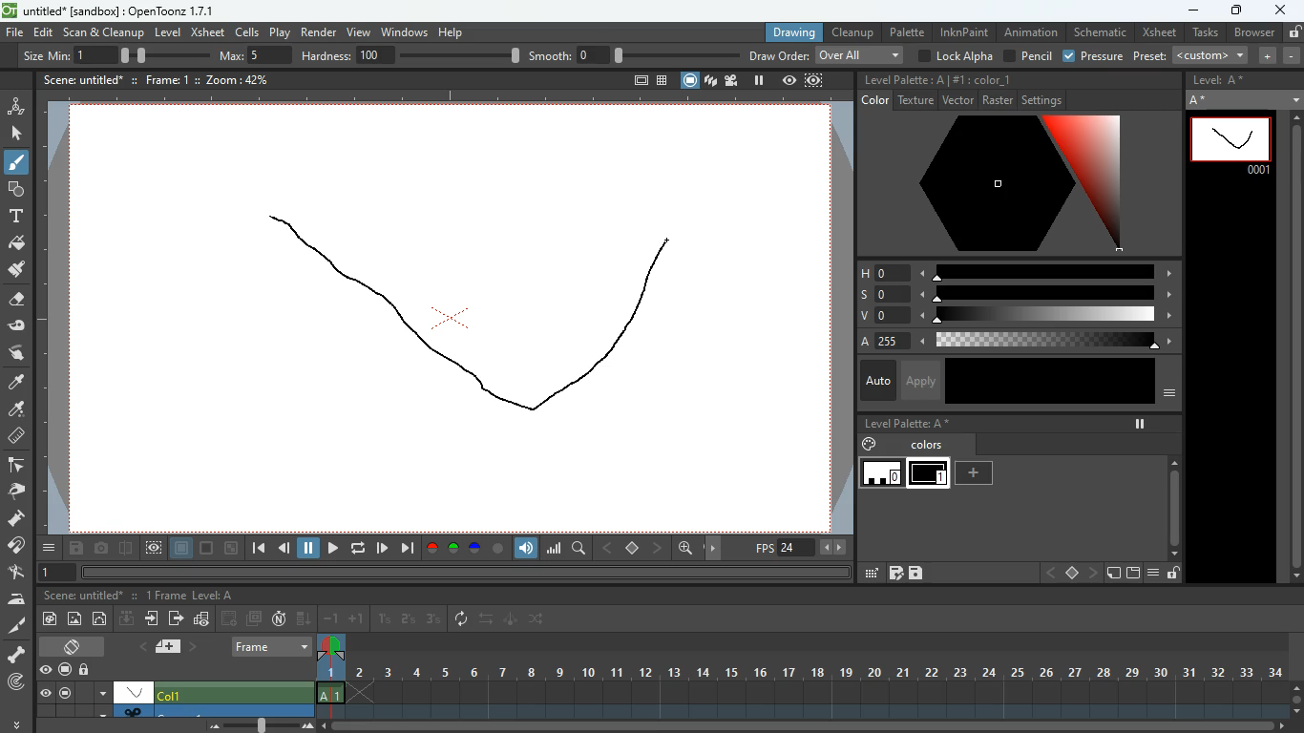 This screenshot has height=733, width=1304. What do you see at coordinates (64, 671) in the screenshot?
I see `record` at bounding box center [64, 671].